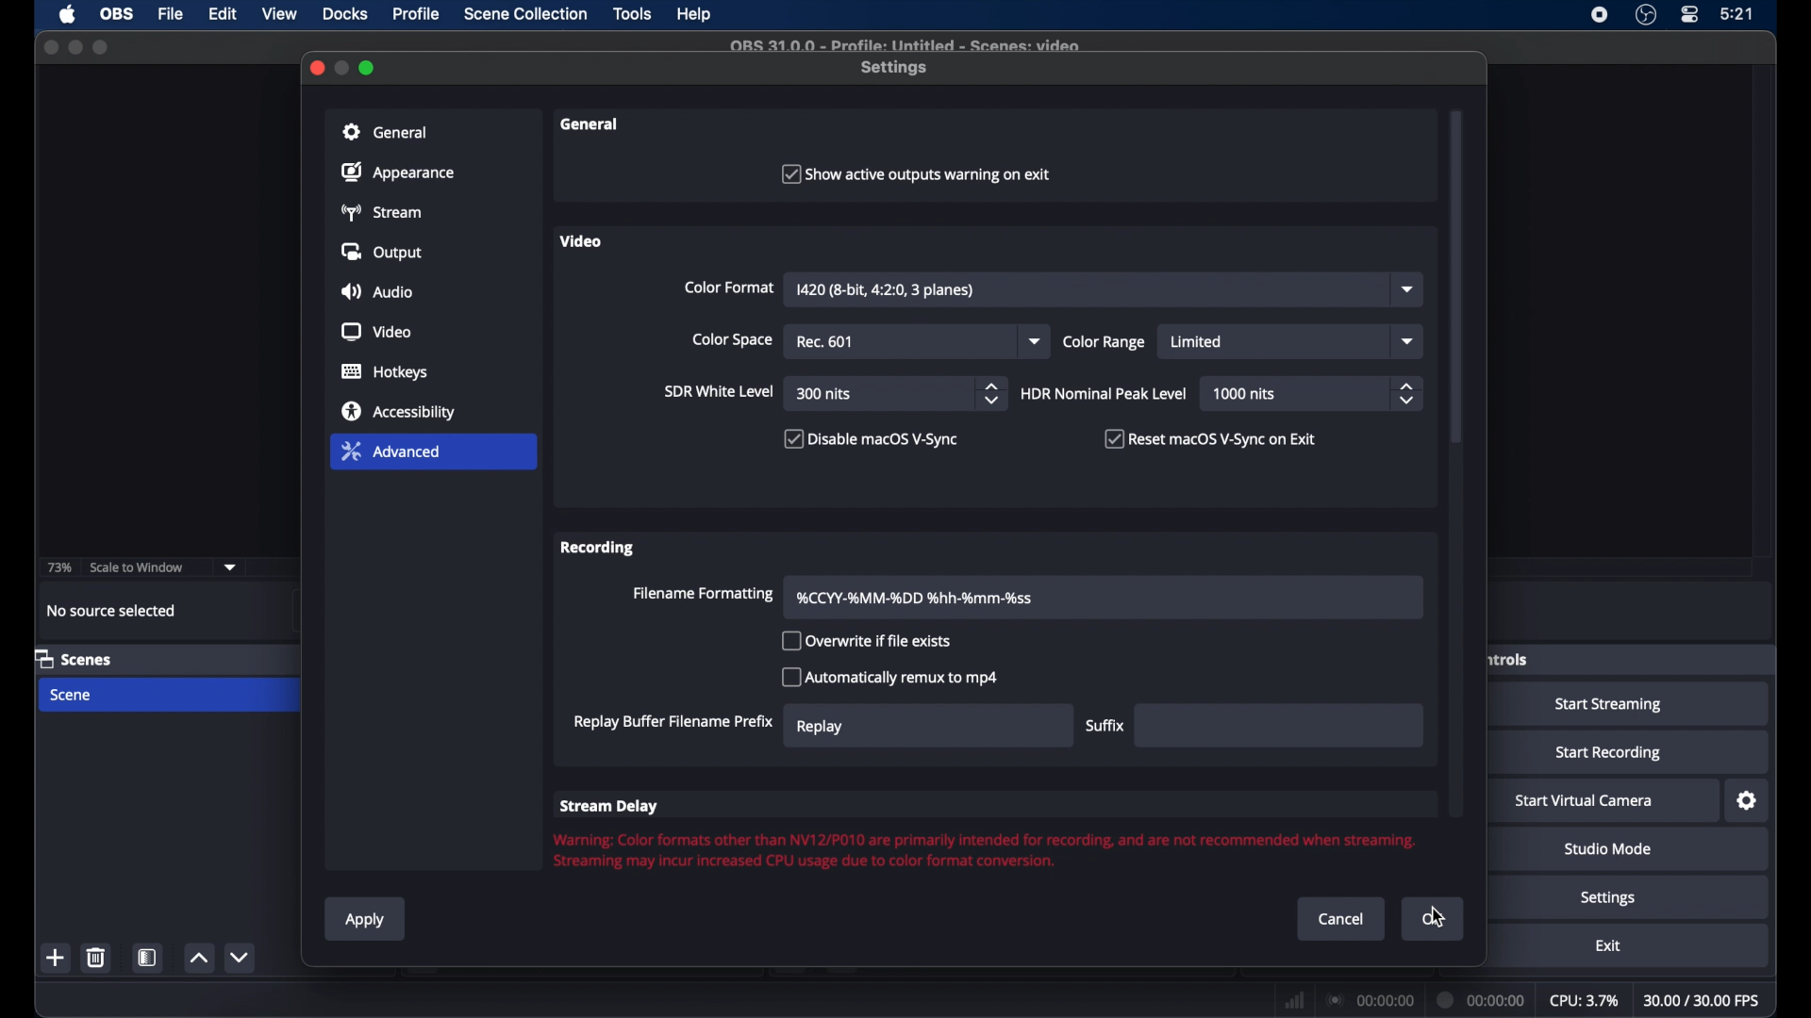  I want to click on automatically remux to mp4, so click(890, 676).